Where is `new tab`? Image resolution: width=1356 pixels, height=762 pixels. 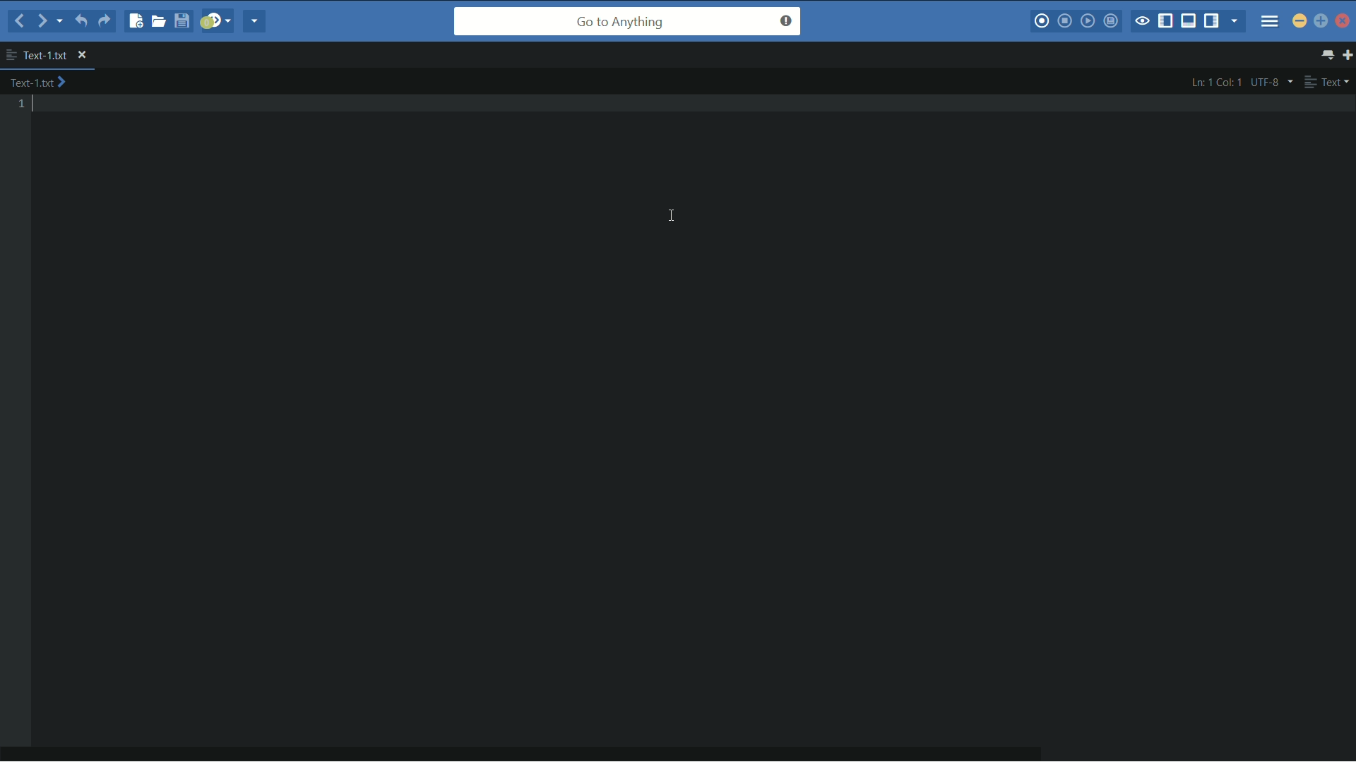 new tab is located at coordinates (1348, 54).